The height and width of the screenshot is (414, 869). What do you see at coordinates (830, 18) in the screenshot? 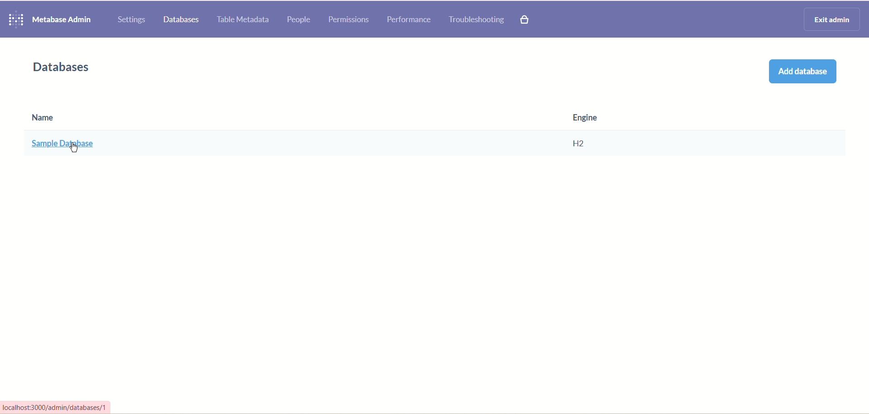
I see `exit admin` at bounding box center [830, 18].